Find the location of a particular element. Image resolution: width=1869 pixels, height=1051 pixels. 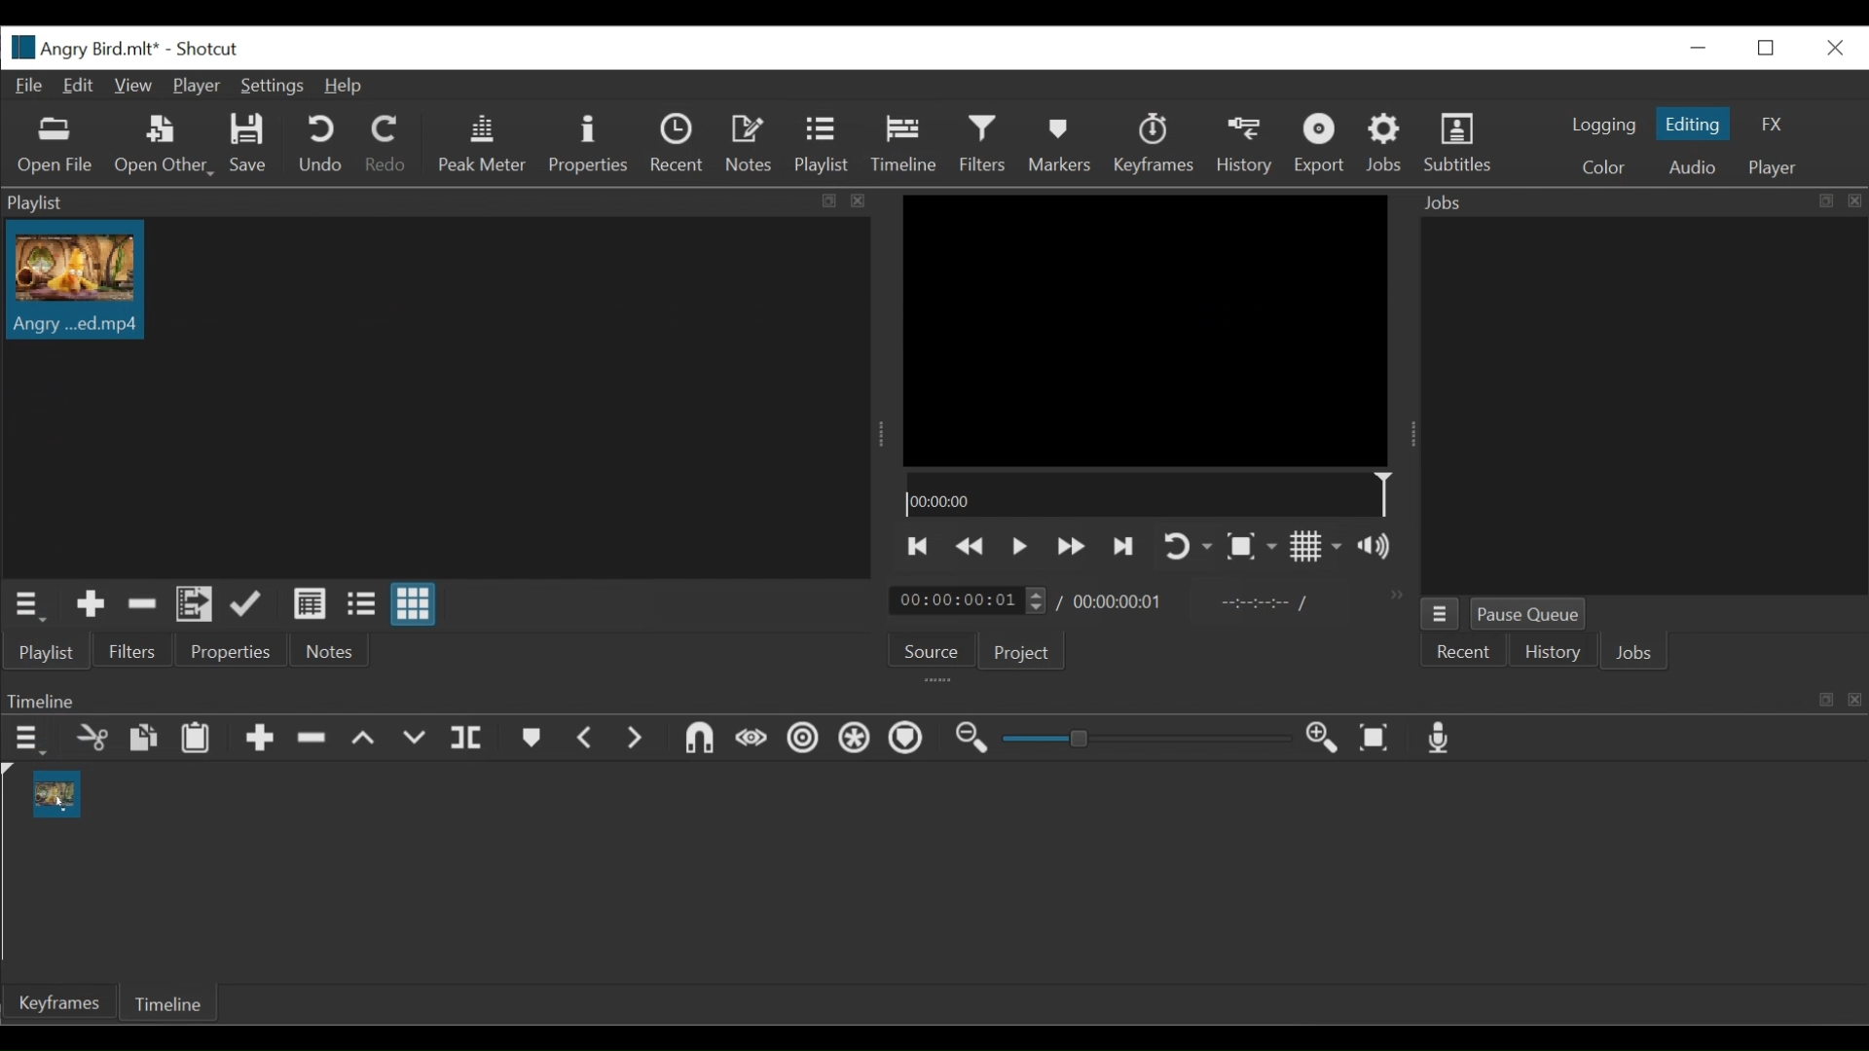

Zoom slider is located at coordinates (1141, 741).